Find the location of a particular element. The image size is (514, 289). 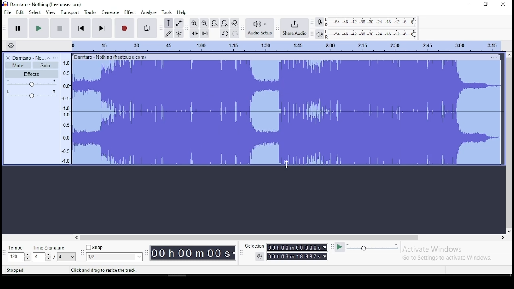

collapse is located at coordinates (49, 57).